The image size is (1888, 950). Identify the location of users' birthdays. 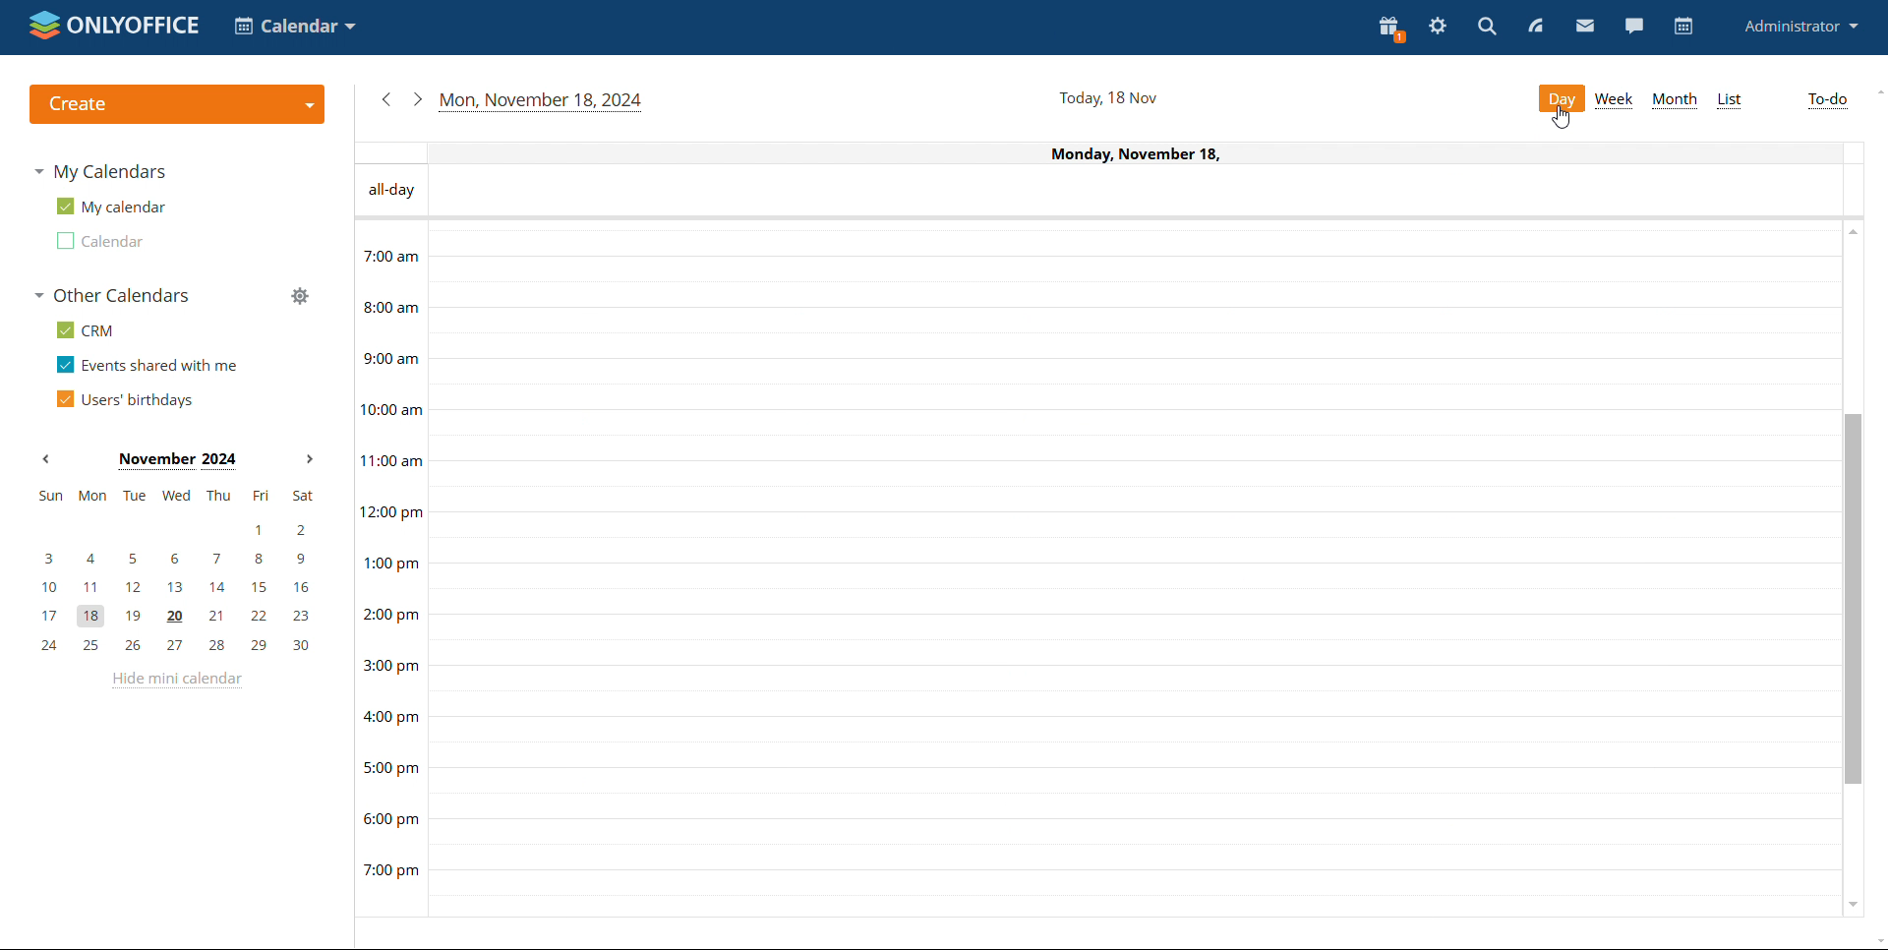
(125, 399).